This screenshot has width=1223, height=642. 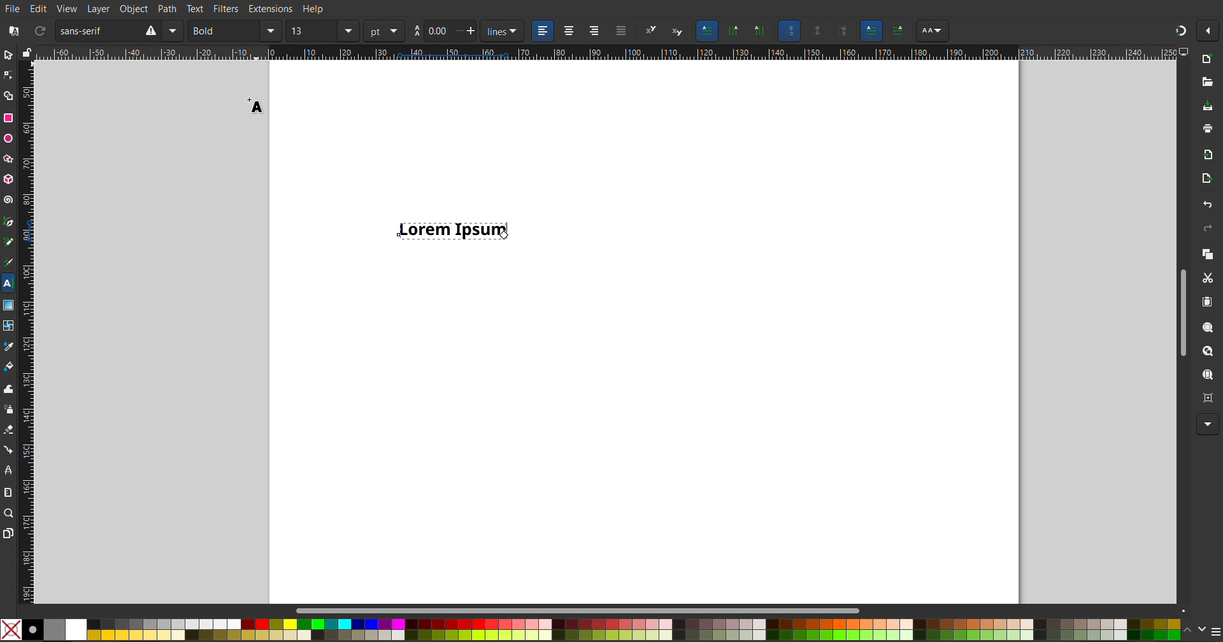 What do you see at coordinates (1201, 629) in the screenshot?
I see `Color Options` at bounding box center [1201, 629].